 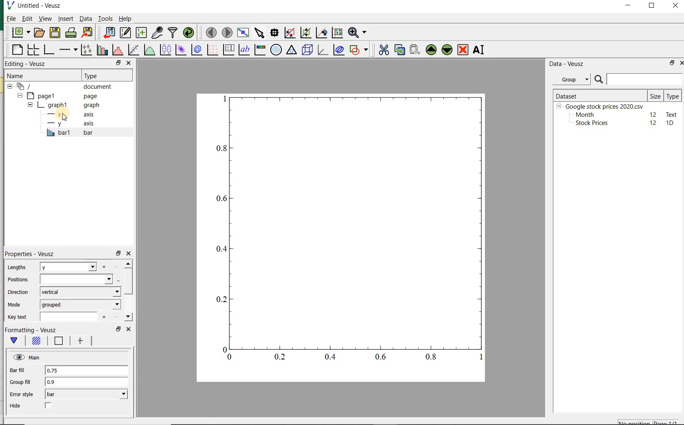 I want to click on 12, so click(x=653, y=114).